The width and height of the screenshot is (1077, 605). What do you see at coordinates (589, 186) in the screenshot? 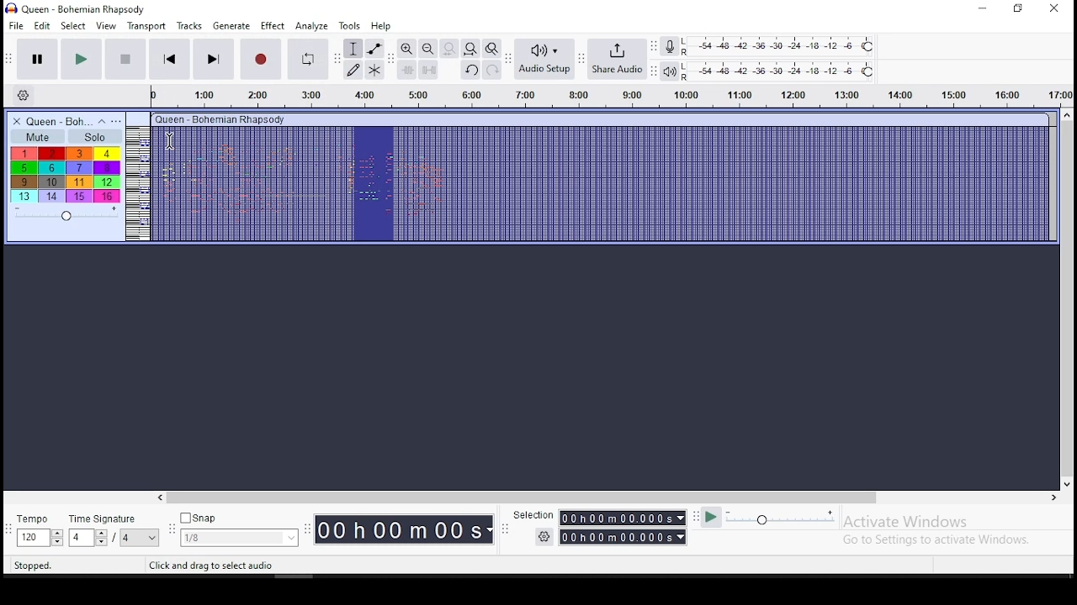
I see `midi track` at bounding box center [589, 186].